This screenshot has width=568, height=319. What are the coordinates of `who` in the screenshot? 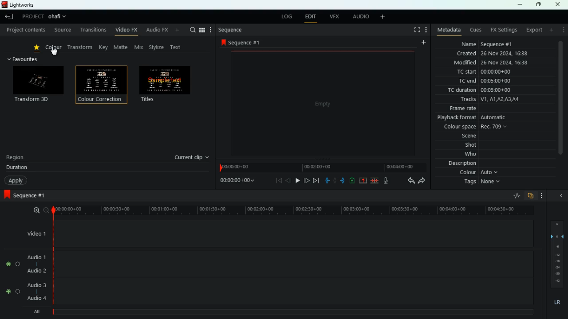 It's located at (464, 155).